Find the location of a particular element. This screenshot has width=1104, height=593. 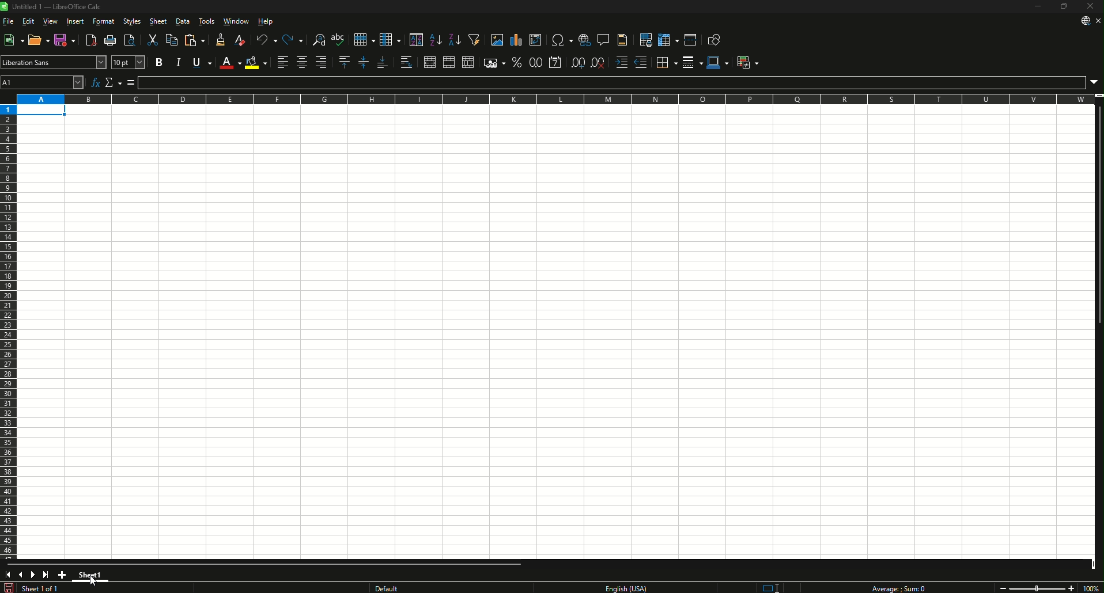

Cursor is located at coordinates (93, 580).